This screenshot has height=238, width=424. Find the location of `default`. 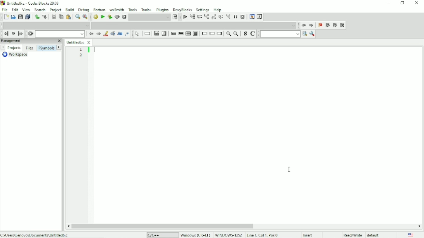

default is located at coordinates (374, 235).